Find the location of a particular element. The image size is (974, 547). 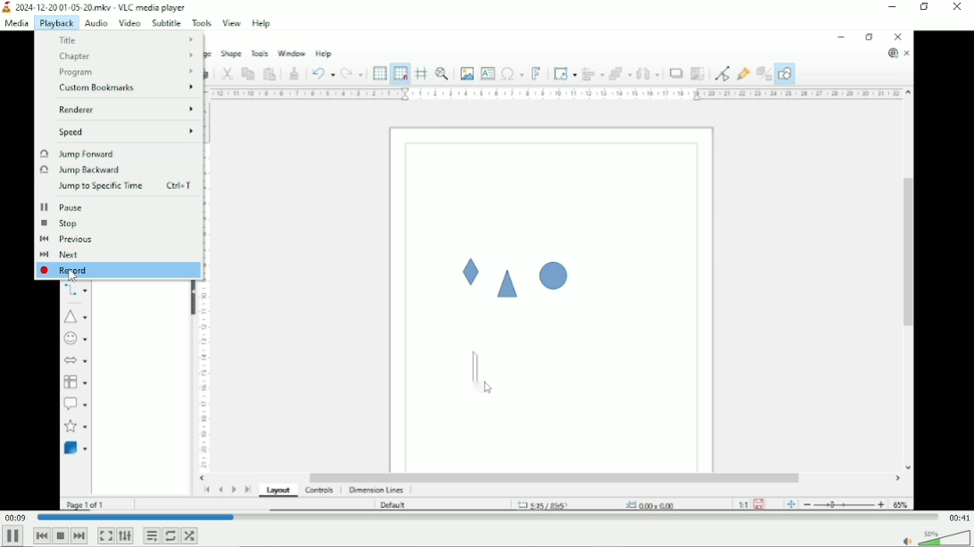

Tools is located at coordinates (202, 22).